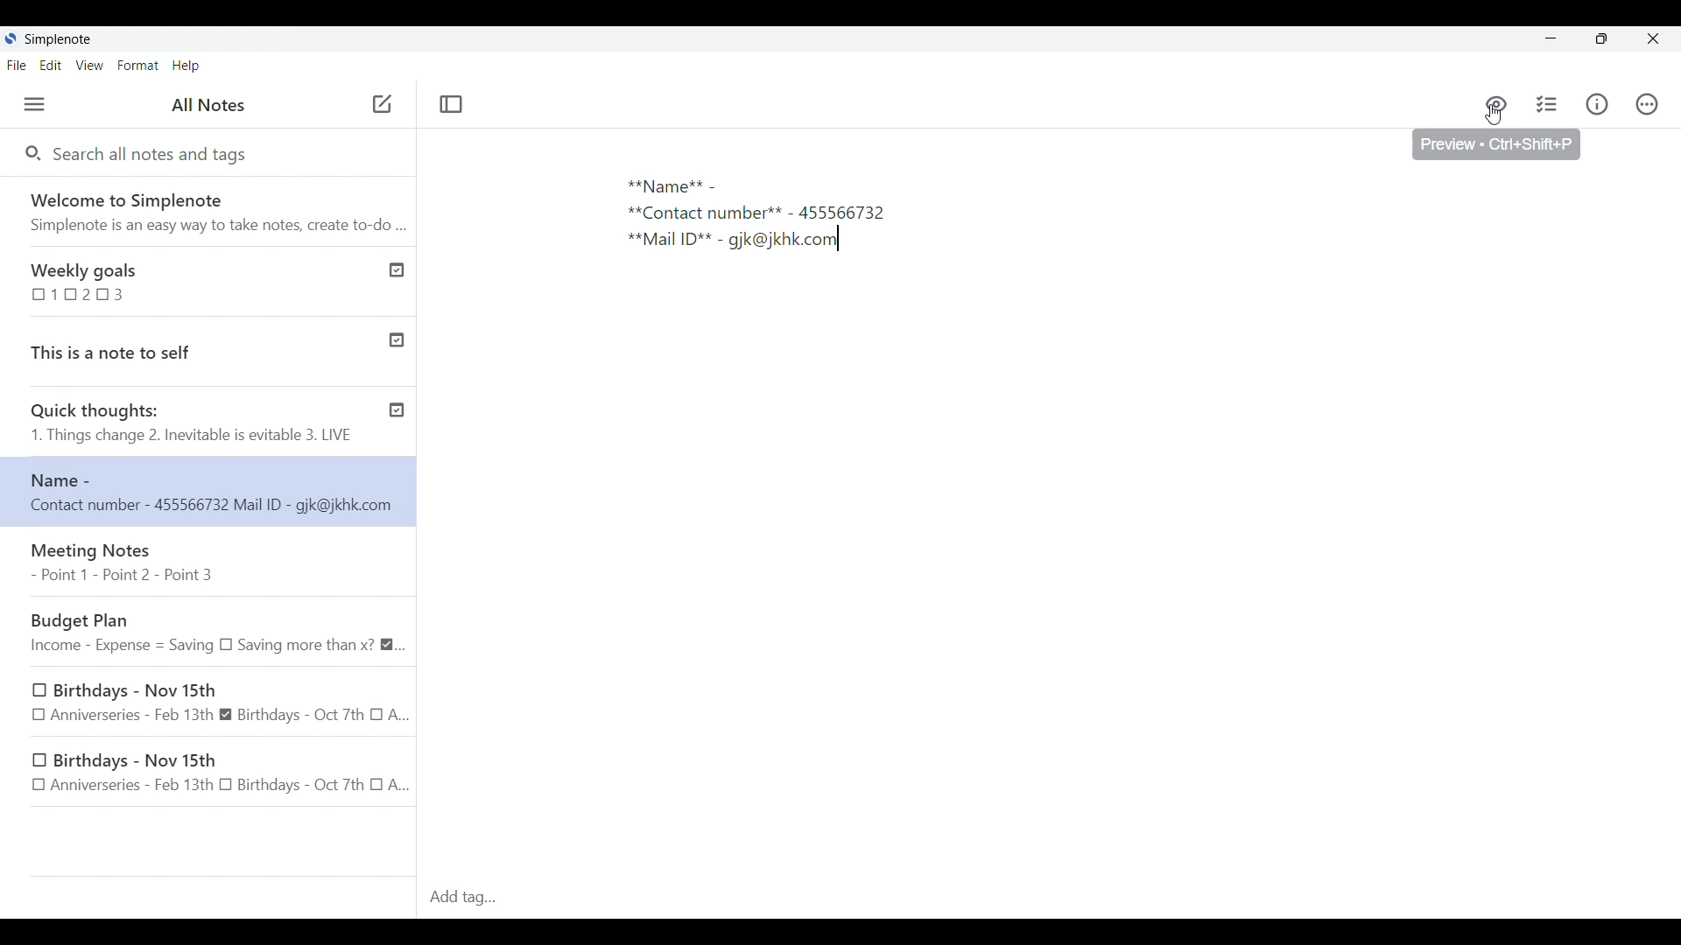 Image resolution: width=1681 pixels, height=945 pixels. What do you see at coordinates (222, 701) in the screenshot?
I see ` Birthdays - Nov 15th ` at bounding box center [222, 701].